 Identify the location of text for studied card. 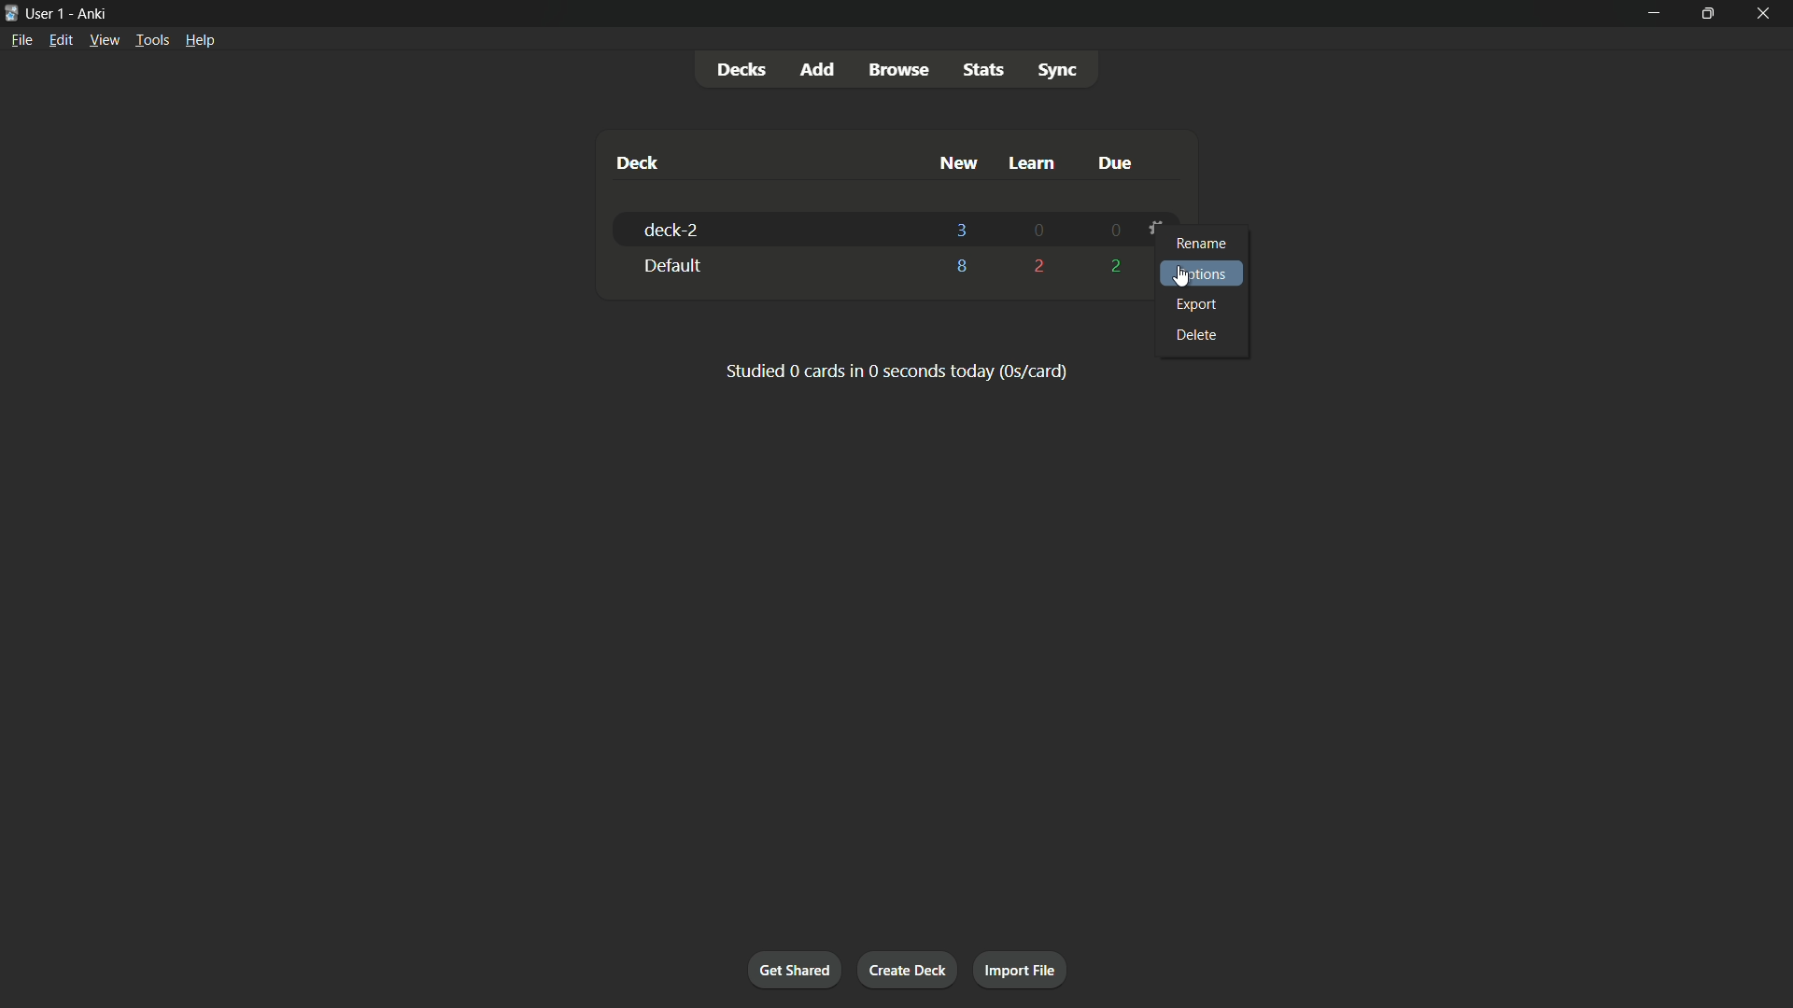
(895, 370).